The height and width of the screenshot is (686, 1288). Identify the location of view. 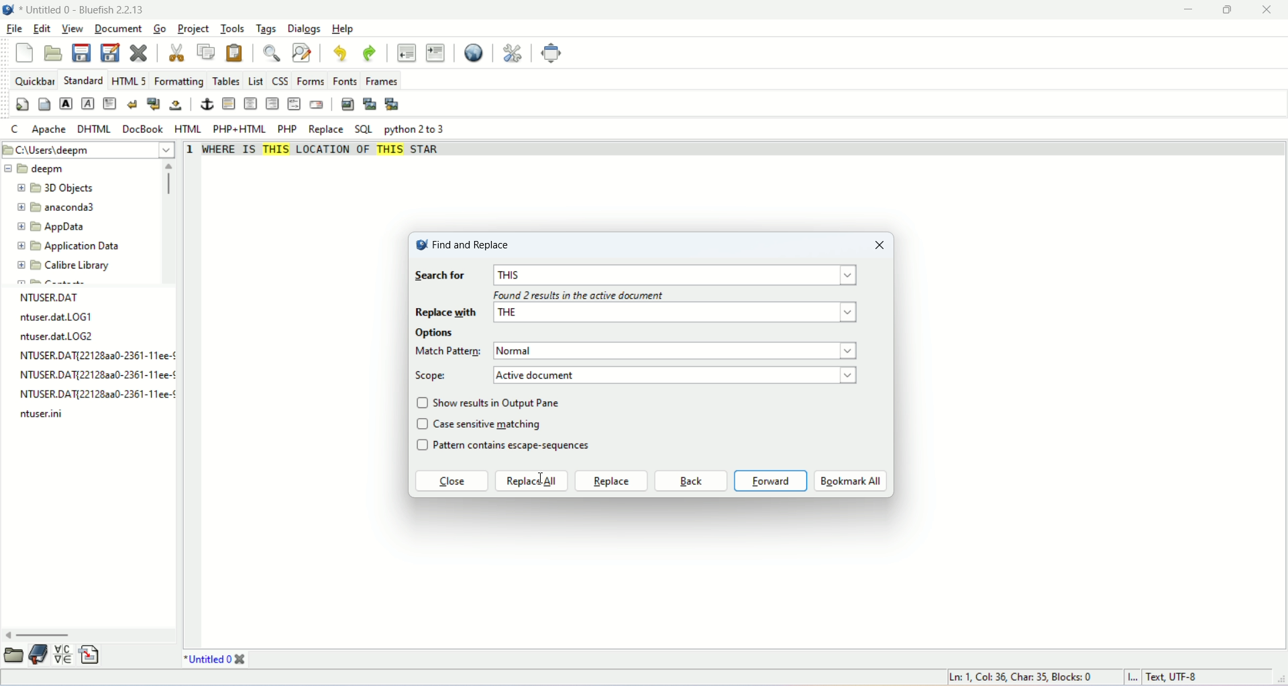
(71, 28).